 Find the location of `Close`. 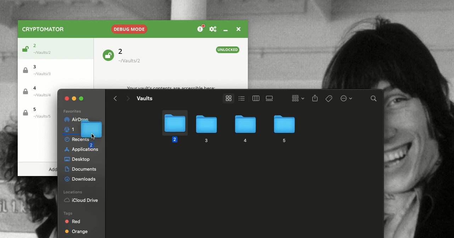

Close is located at coordinates (238, 28).